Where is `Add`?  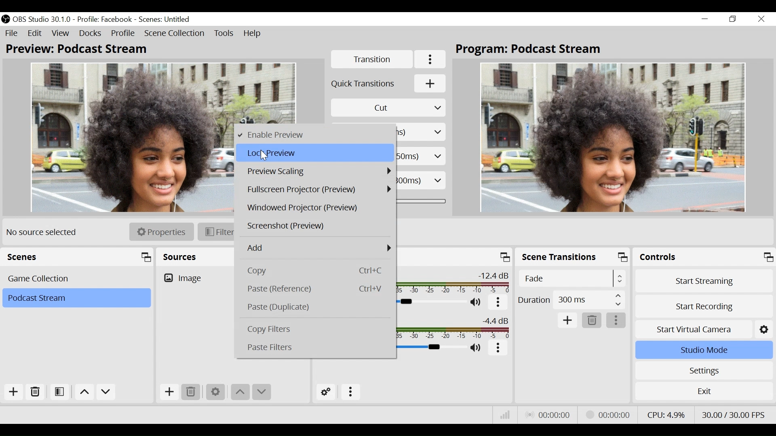 Add is located at coordinates (318, 248).